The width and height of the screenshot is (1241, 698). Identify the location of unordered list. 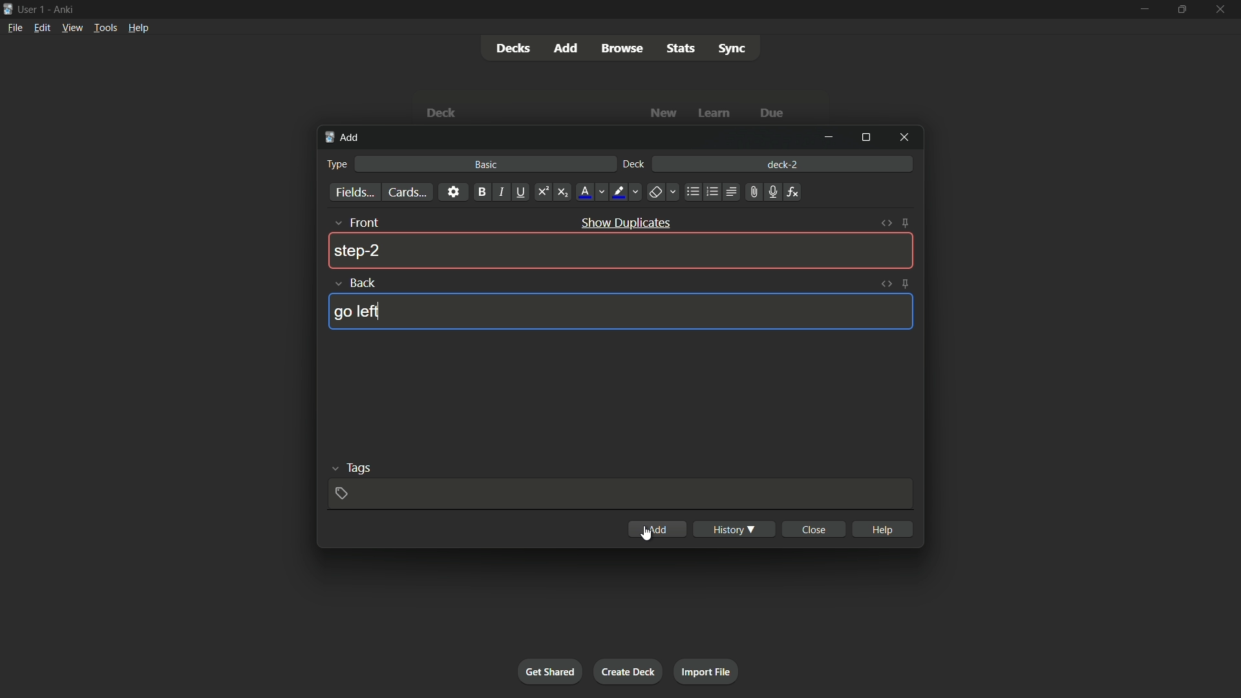
(692, 191).